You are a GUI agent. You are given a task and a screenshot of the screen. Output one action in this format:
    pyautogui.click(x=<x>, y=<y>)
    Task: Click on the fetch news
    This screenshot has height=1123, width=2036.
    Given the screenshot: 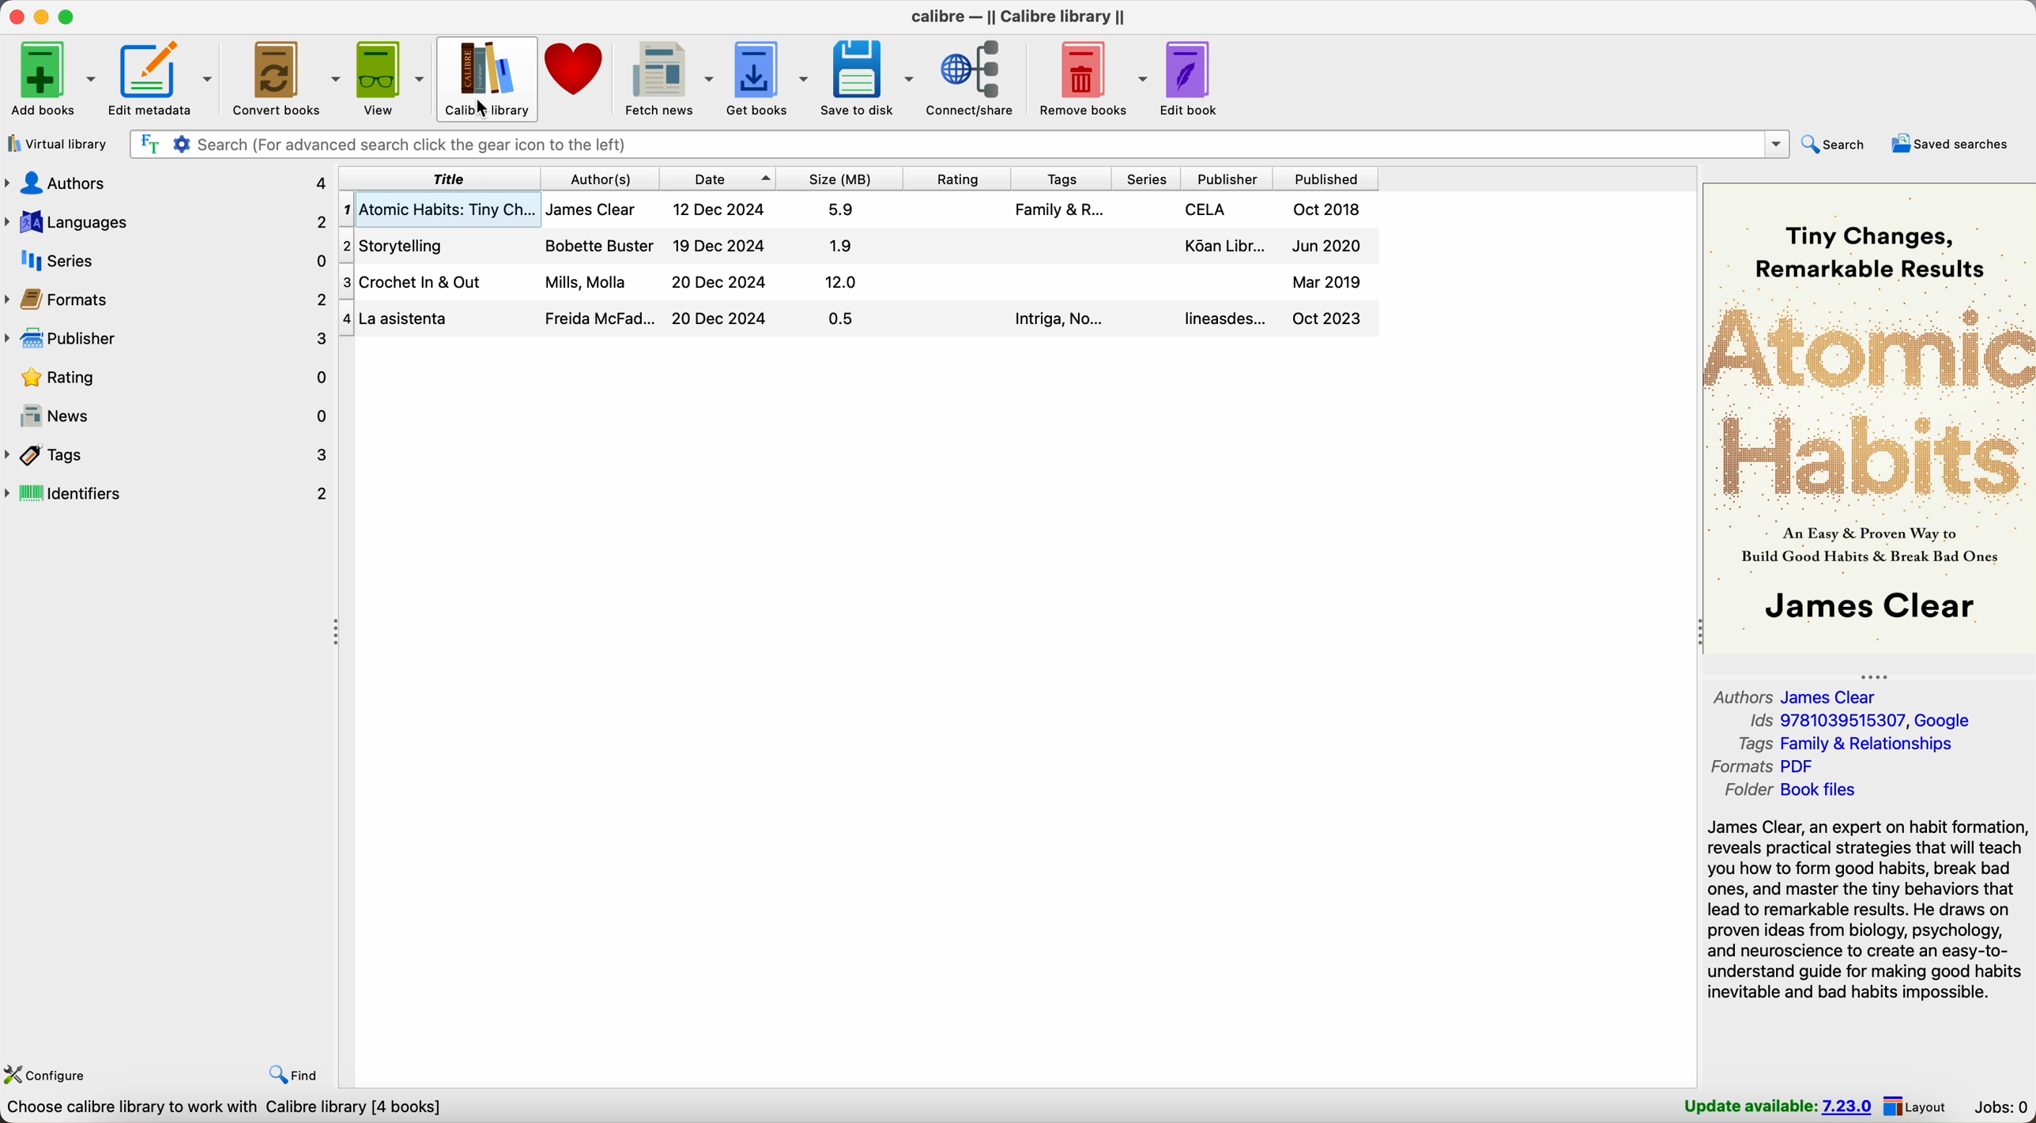 What is the action you would take?
    pyautogui.click(x=668, y=77)
    